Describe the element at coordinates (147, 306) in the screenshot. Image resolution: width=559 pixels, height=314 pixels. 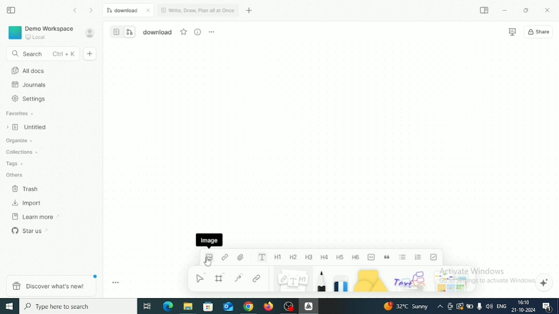
I see `Task View` at that location.